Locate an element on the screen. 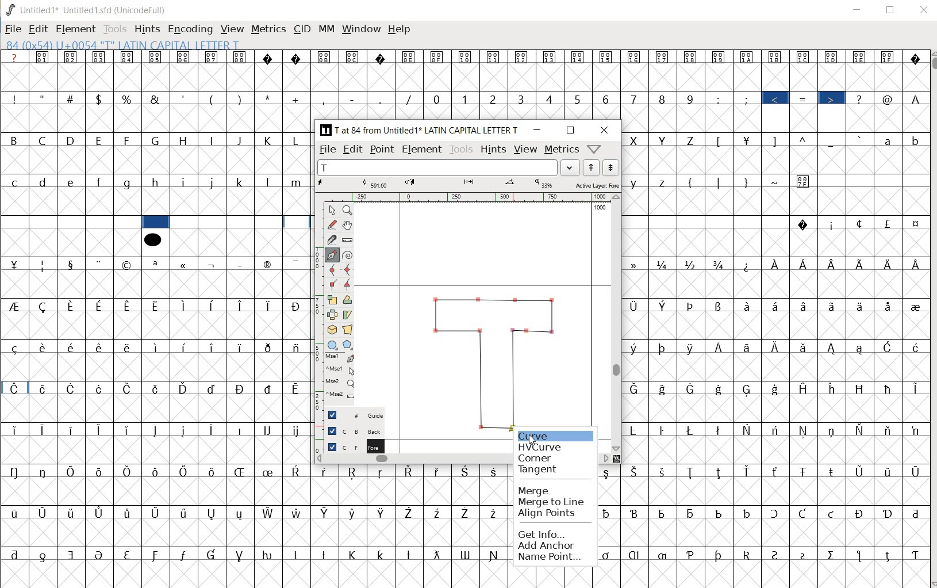 Image resolution: width=937 pixels, height=588 pixels. Symbol is located at coordinates (636, 307).